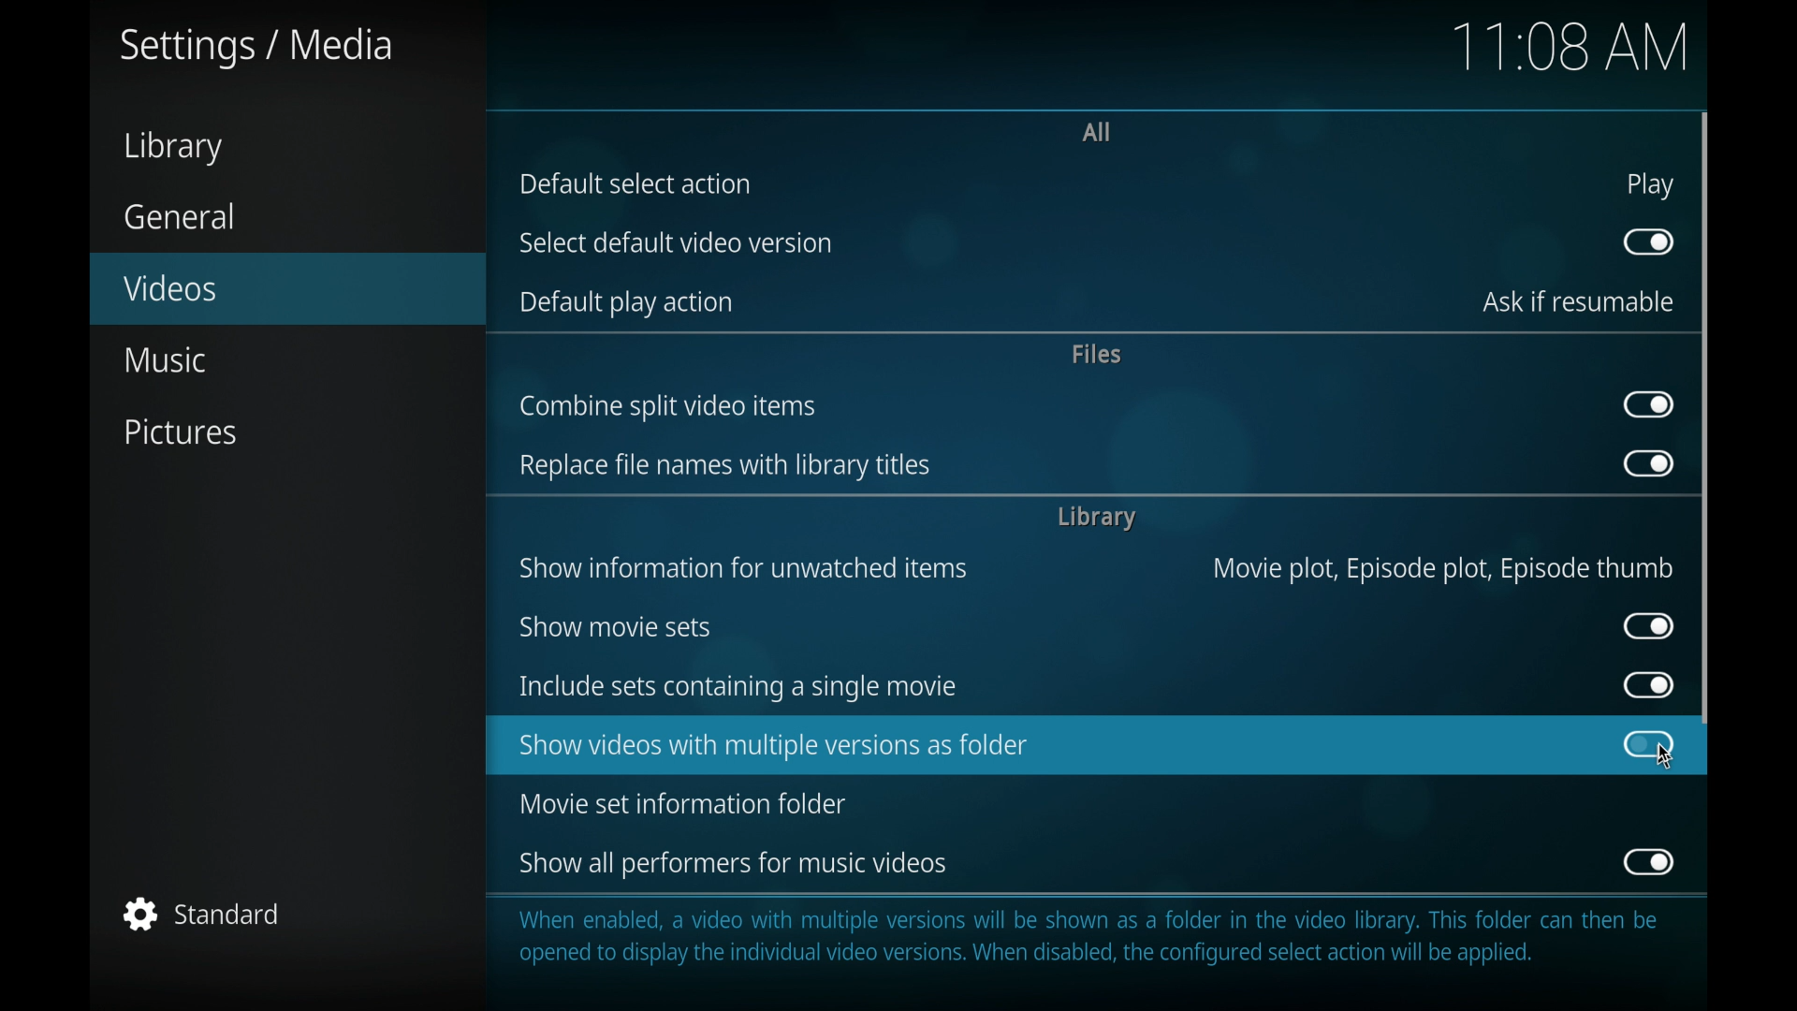 This screenshot has height=1011, width=1797. What do you see at coordinates (1099, 353) in the screenshot?
I see `files` at bounding box center [1099, 353].